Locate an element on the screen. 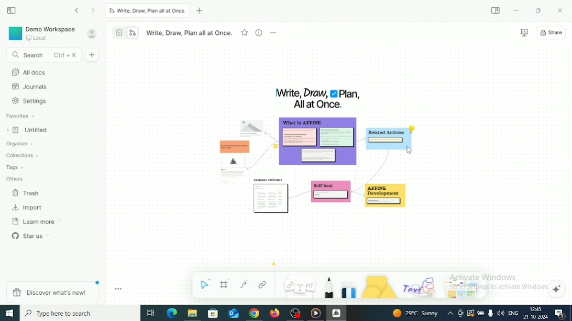 The image size is (572, 321). Time is located at coordinates (537, 309).